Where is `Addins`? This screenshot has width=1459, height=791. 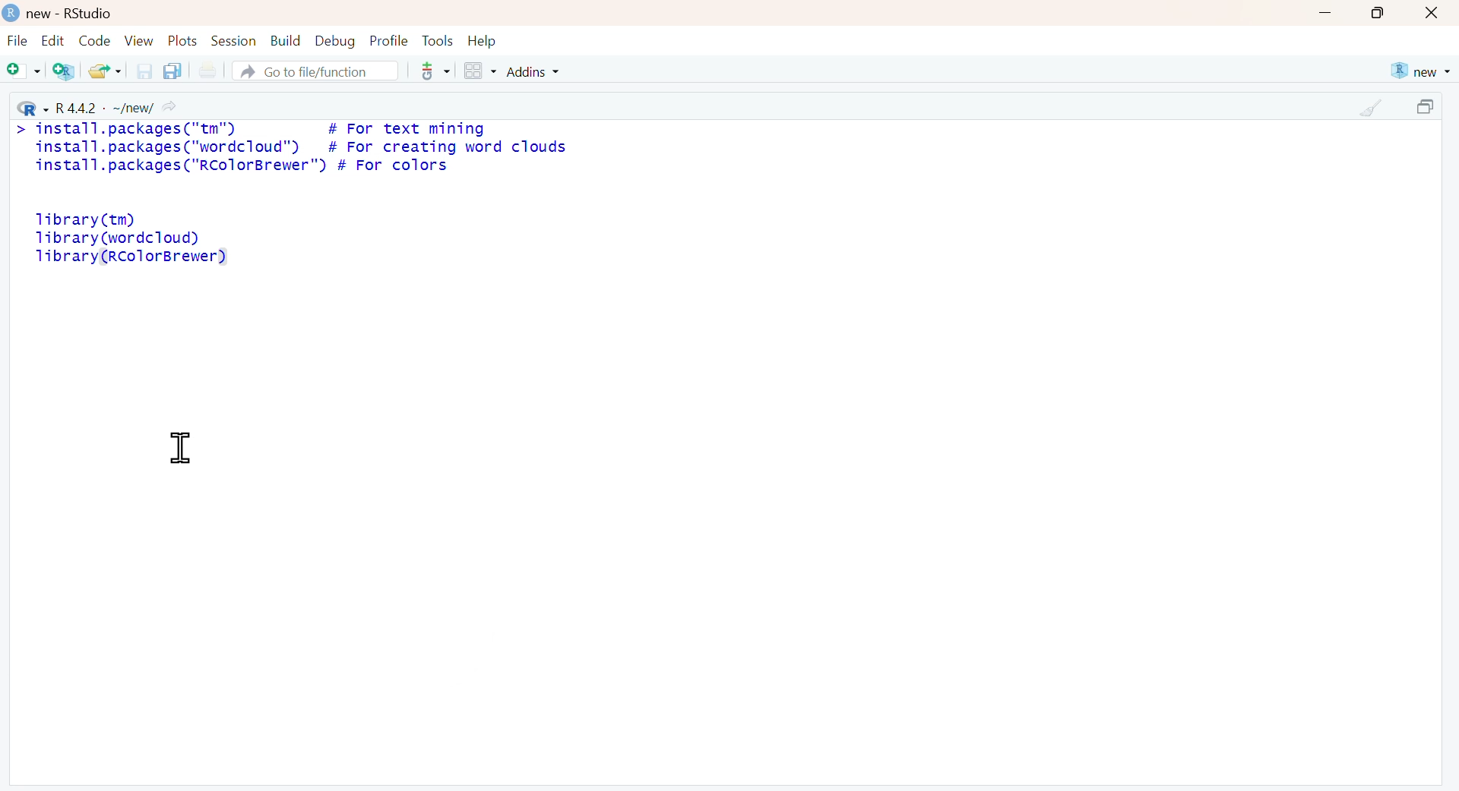
Addins is located at coordinates (534, 72).